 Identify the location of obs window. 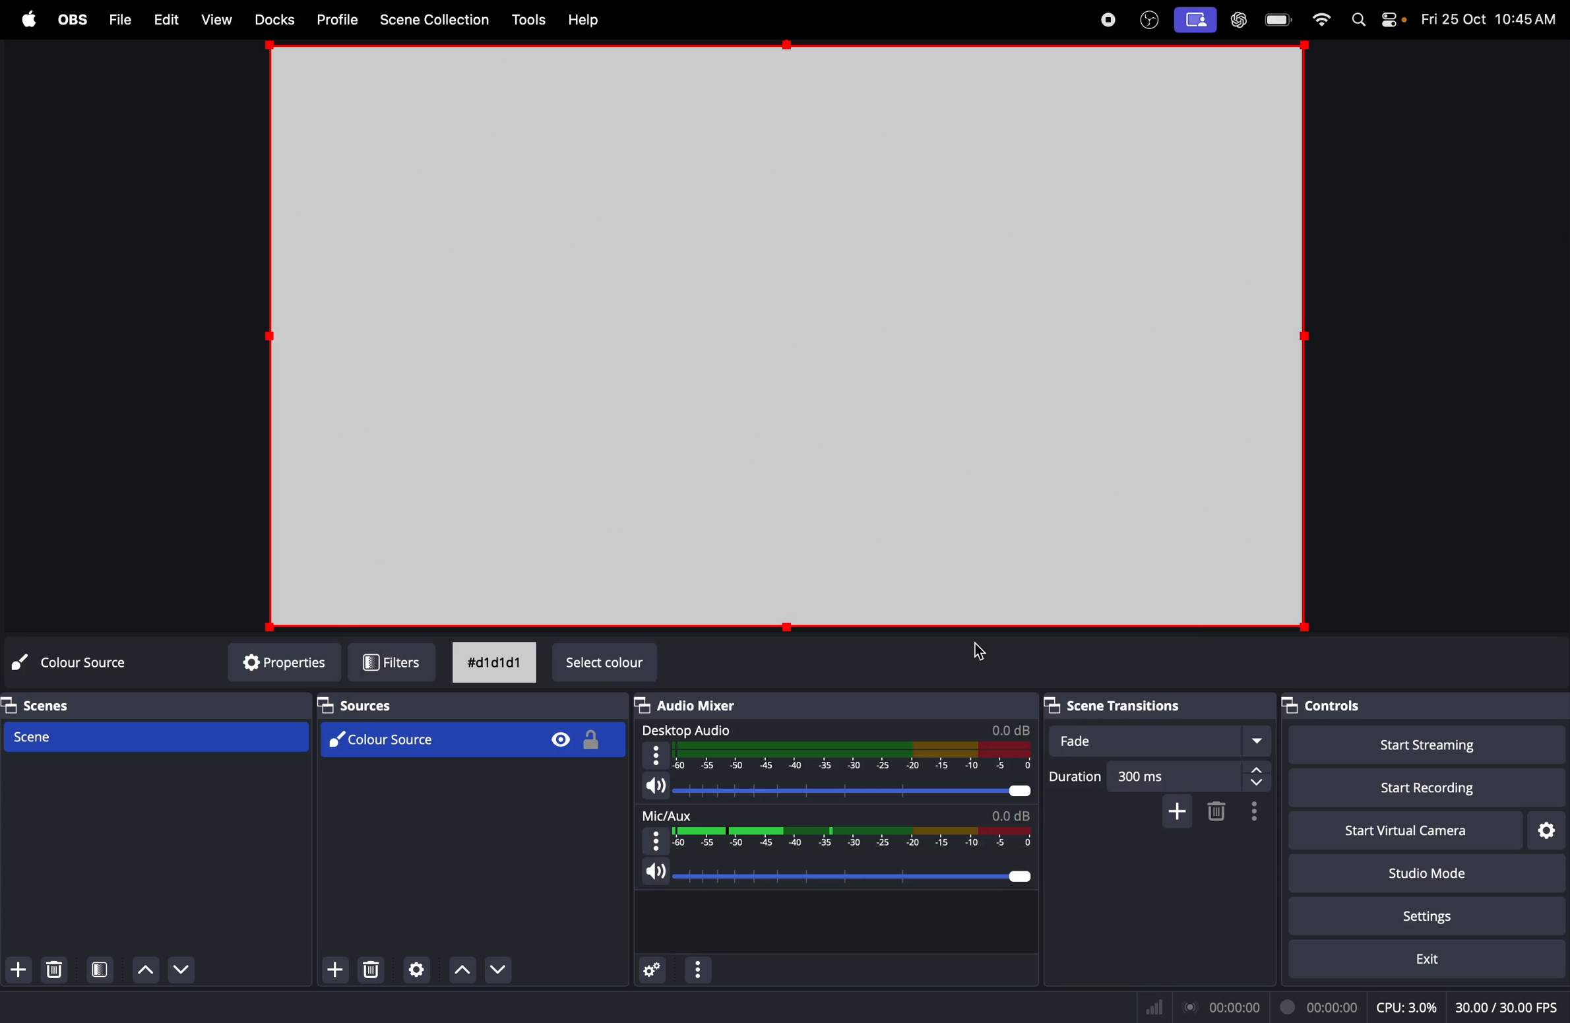
(784, 340).